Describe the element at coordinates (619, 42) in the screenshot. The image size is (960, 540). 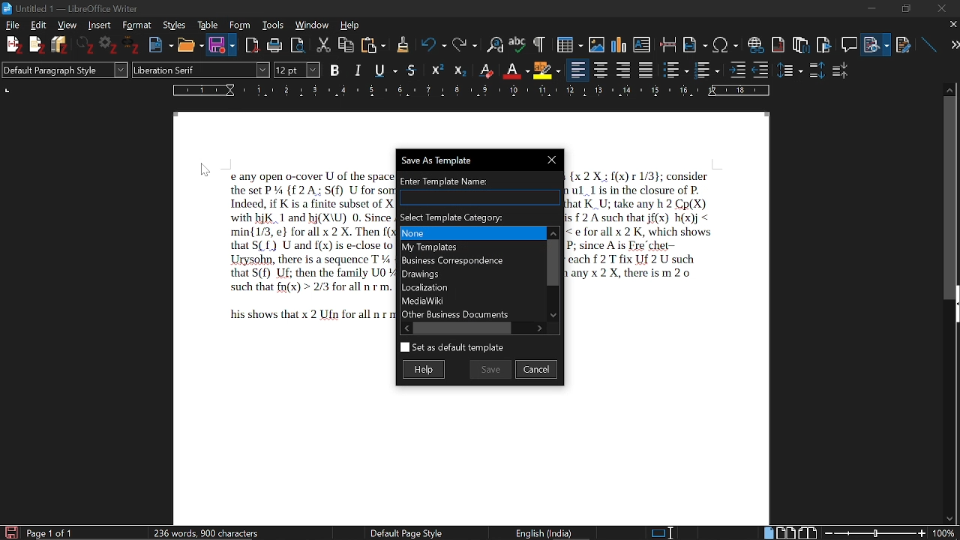
I see `Insert diagram` at that location.